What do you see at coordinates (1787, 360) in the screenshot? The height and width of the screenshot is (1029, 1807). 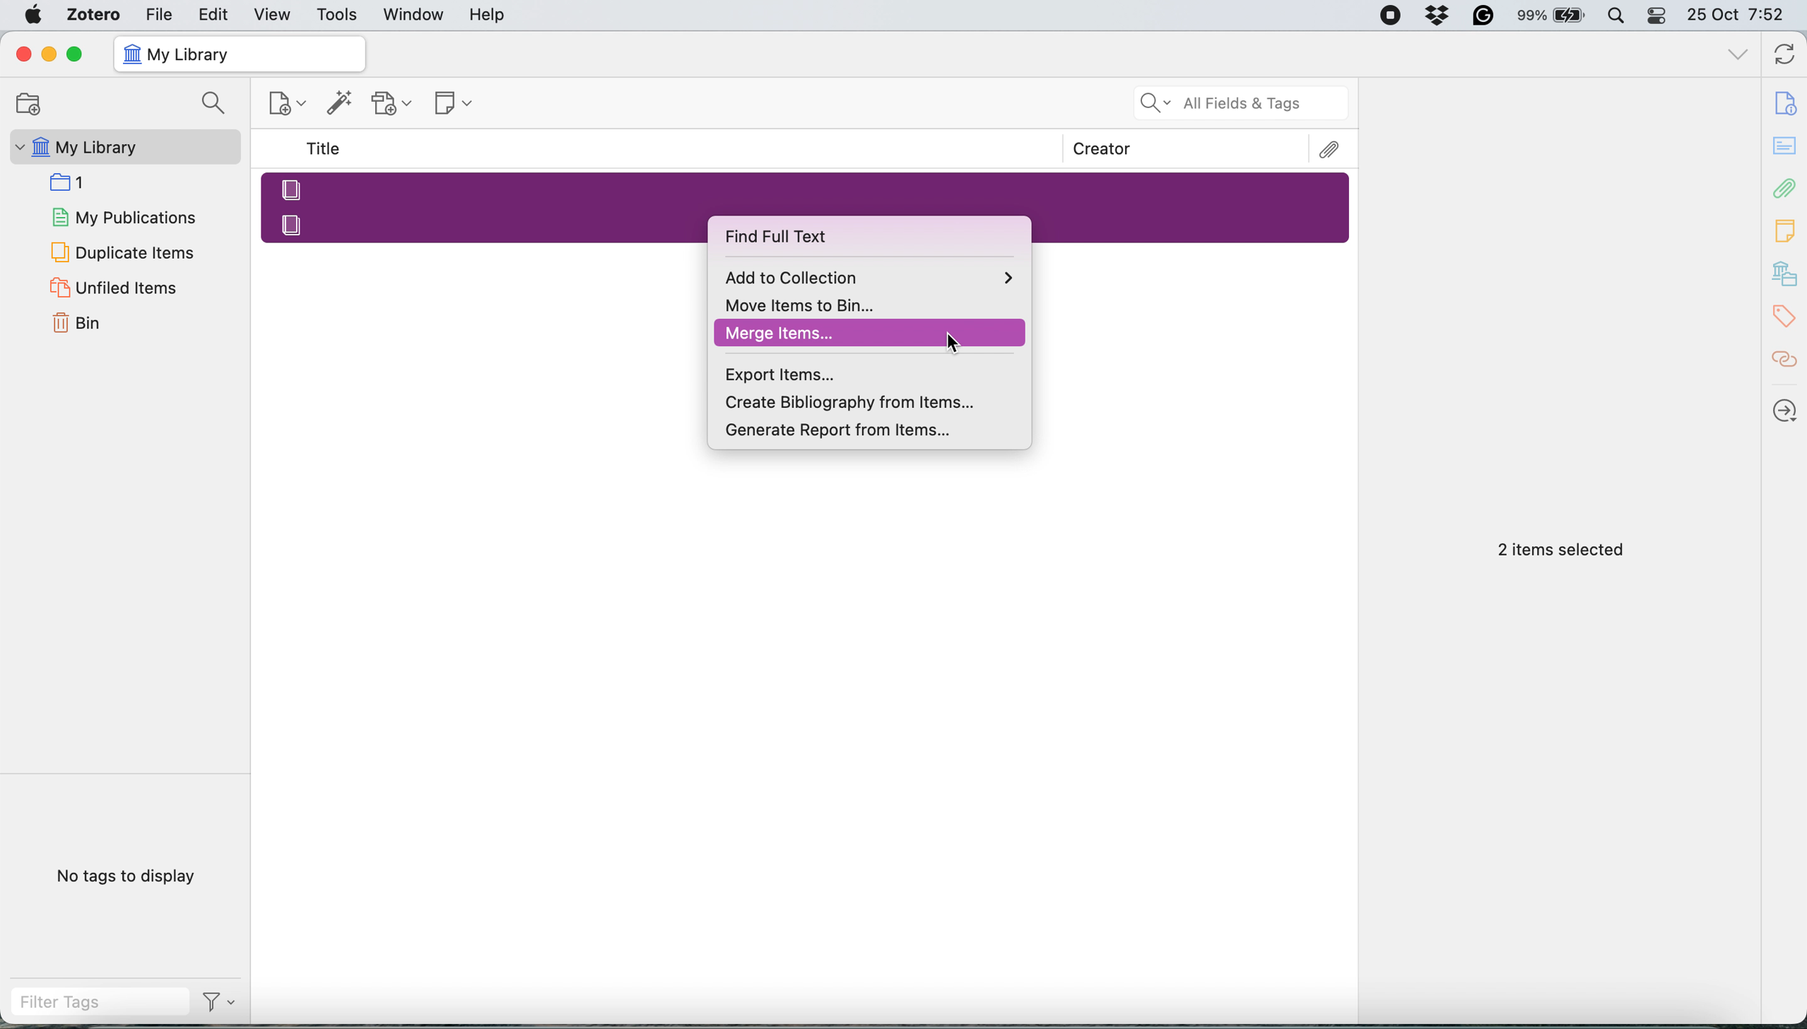 I see `Citations` at bounding box center [1787, 360].